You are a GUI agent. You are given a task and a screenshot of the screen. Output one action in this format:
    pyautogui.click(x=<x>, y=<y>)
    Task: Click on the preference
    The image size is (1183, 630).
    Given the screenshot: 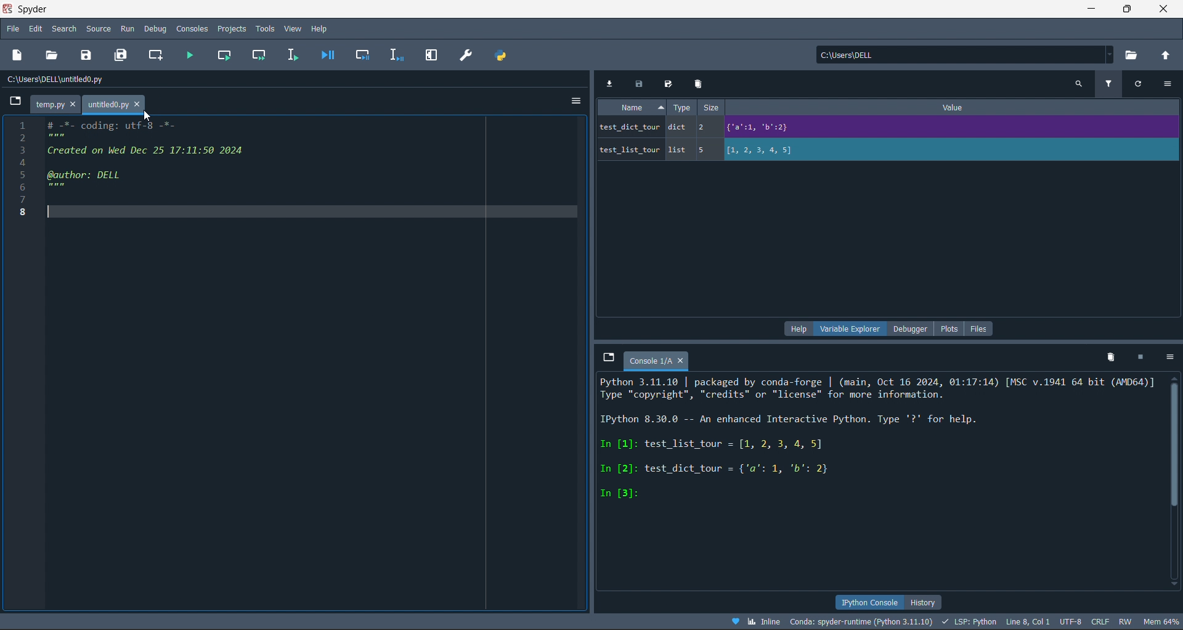 What is the action you would take?
    pyautogui.click(x=467, y=55)
    